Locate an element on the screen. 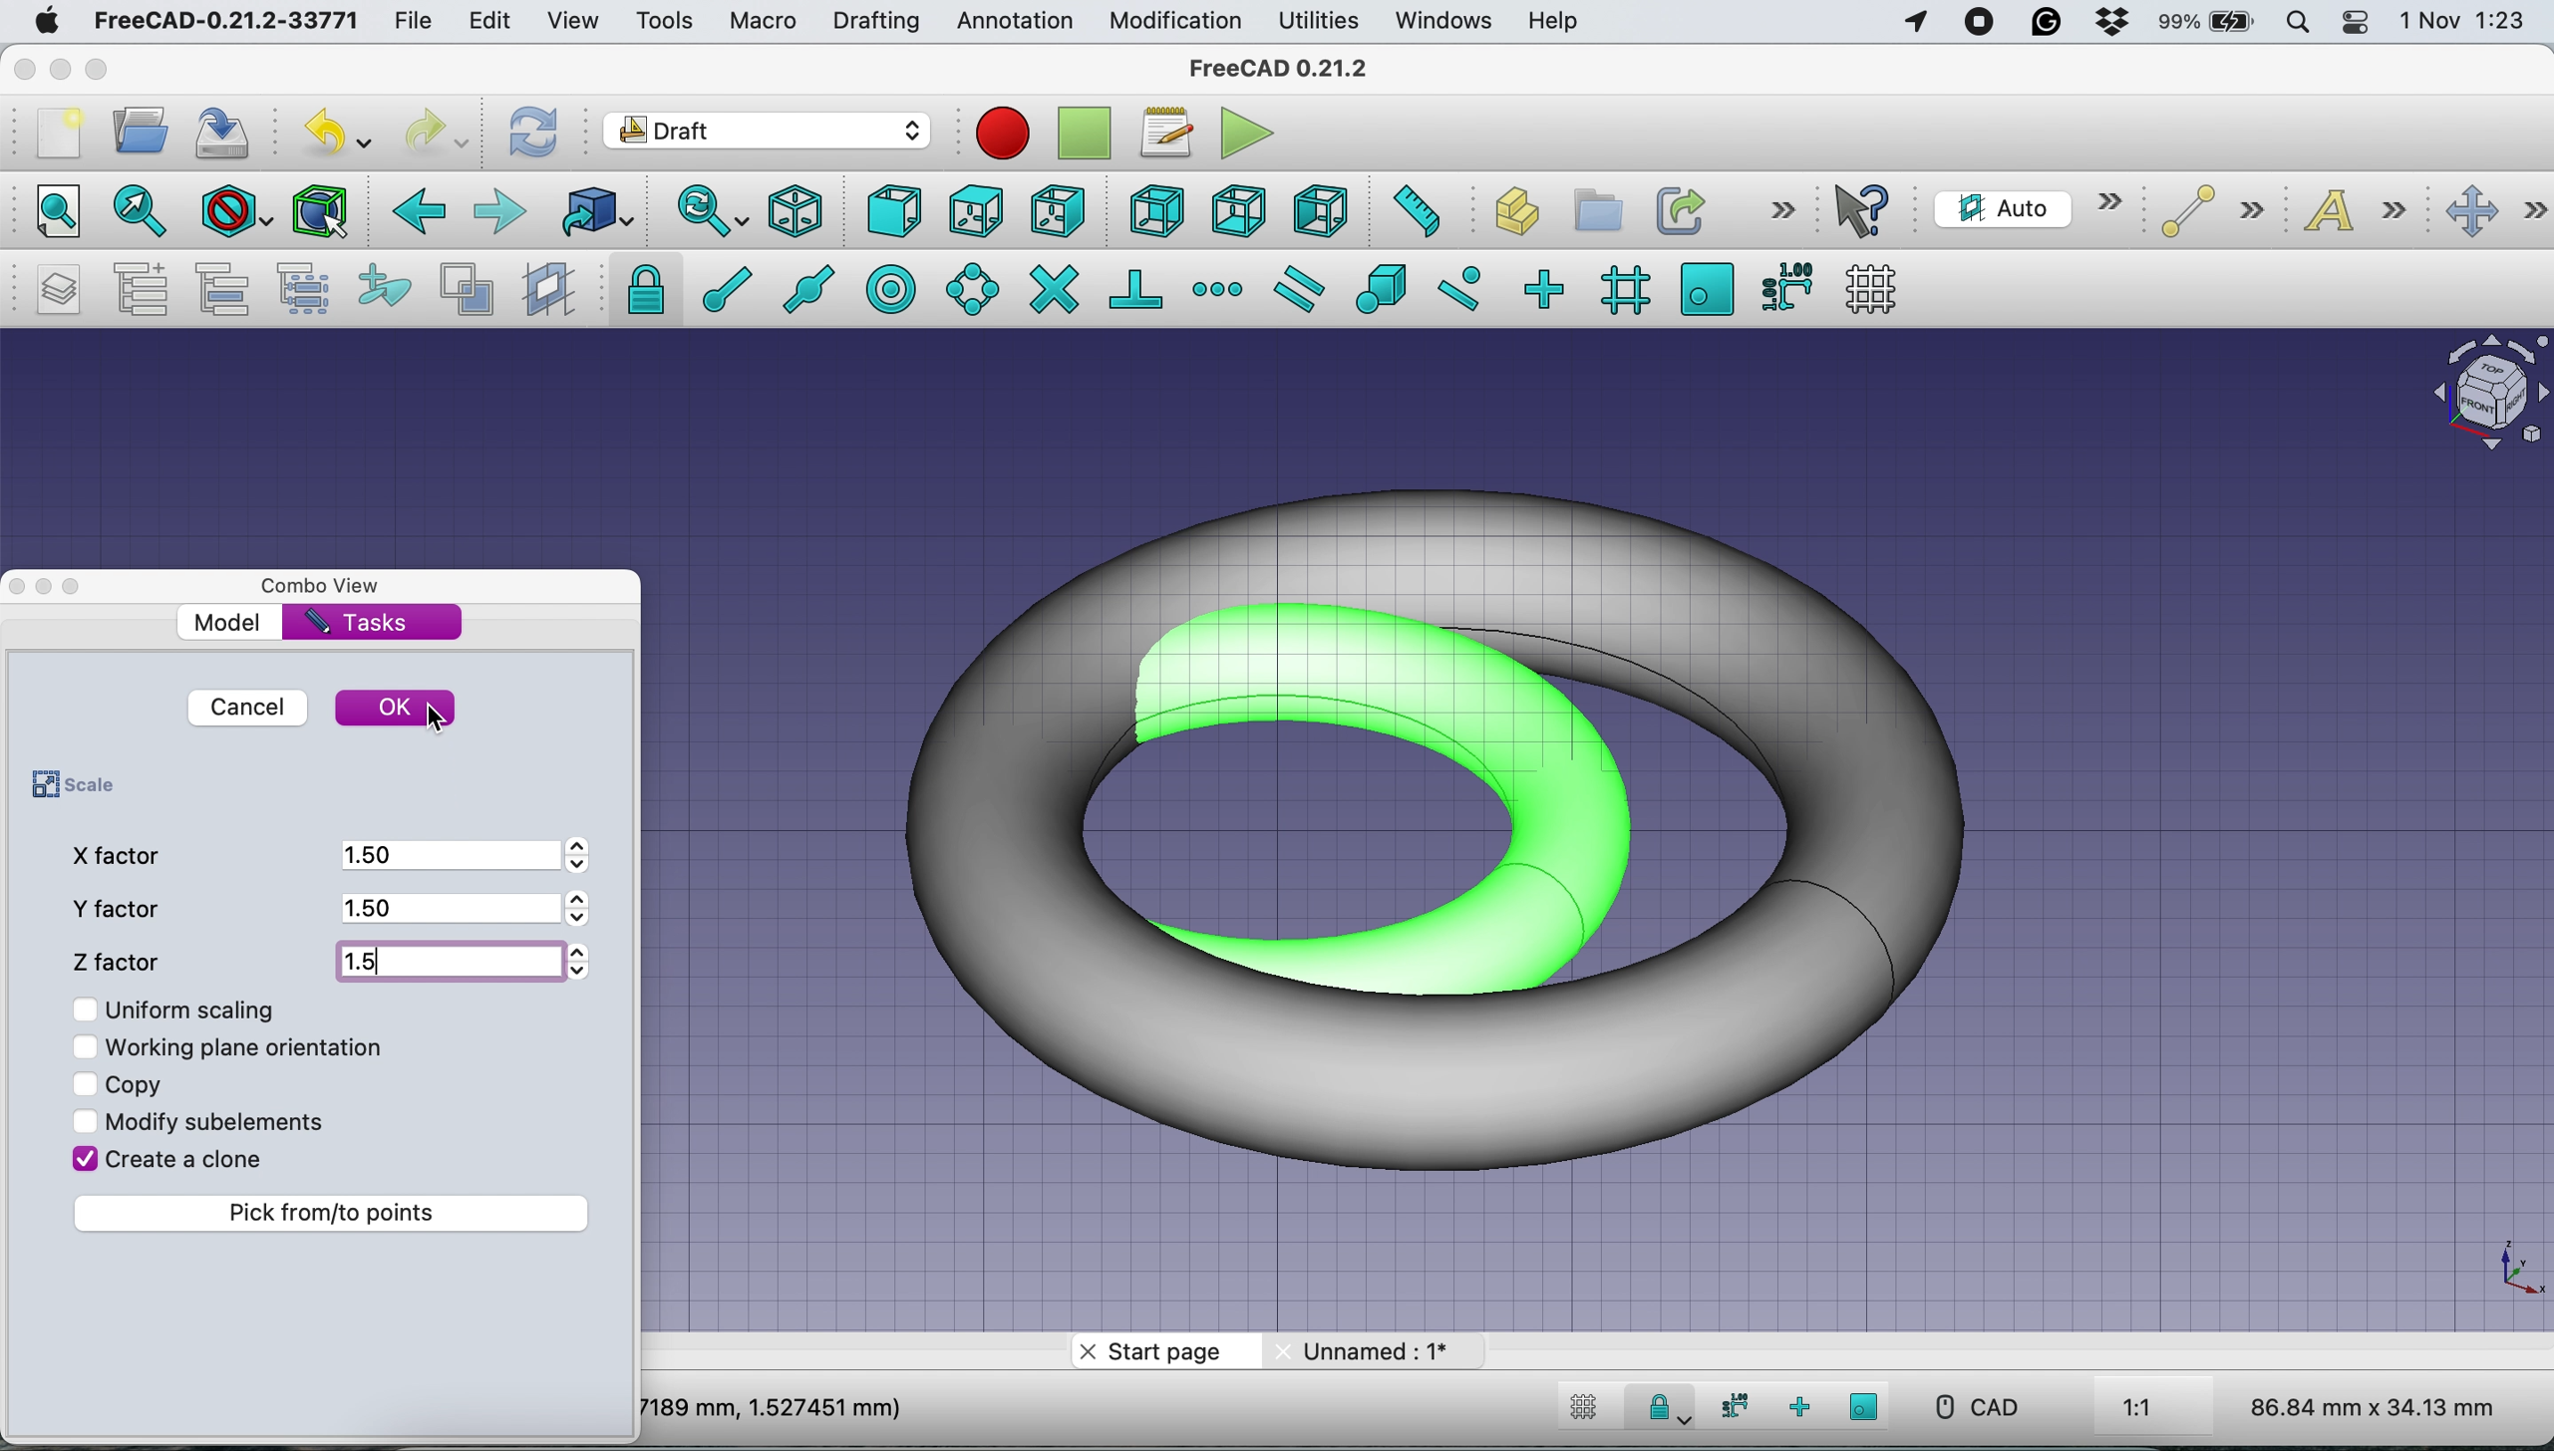 The height and width of the screenshot is (1451, 2554). snap angle is located at coordinates (973, 288).